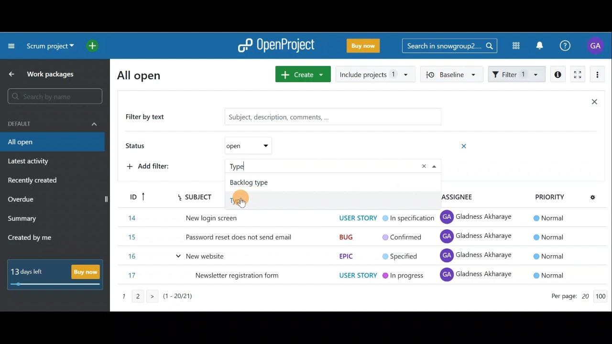  I want to click on Summary, so click(22, 220).